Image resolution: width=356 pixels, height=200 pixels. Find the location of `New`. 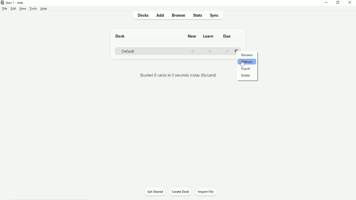

New is located at coordinates (192, 36).